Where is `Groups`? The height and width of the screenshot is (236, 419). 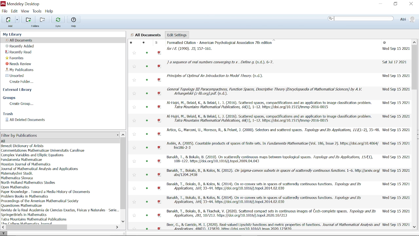
Groups is located at coordinates (11, 98).